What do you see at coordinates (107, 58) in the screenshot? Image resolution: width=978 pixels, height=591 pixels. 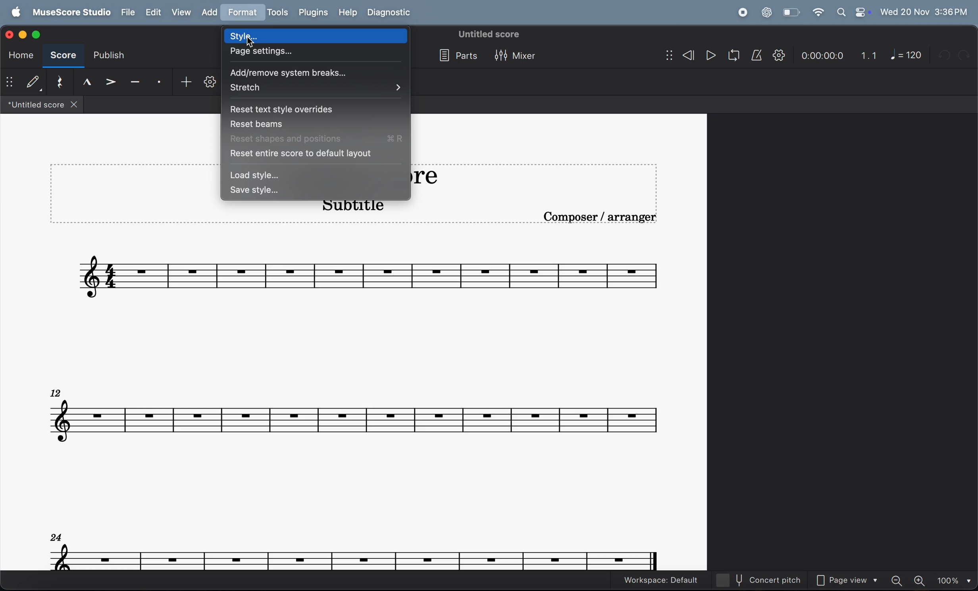 I see `publish` at bounding box center [107, 58].